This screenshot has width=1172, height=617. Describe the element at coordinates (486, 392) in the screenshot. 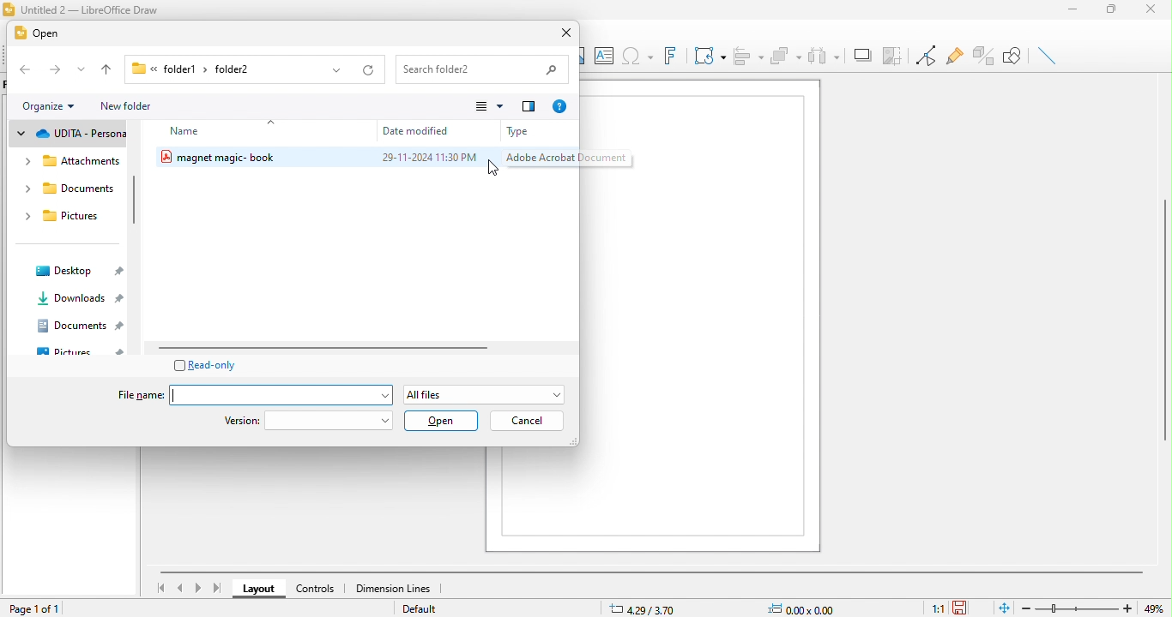

I see `all files` at that location.